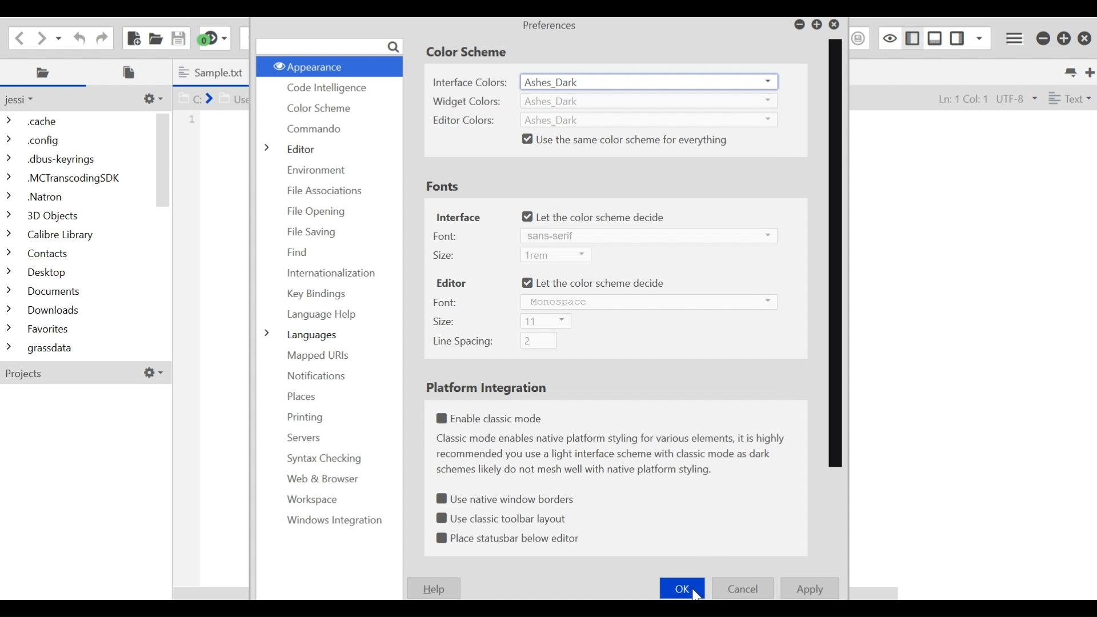 The image size is (1097, 617). I want to click on Redo, so click(100, 37).